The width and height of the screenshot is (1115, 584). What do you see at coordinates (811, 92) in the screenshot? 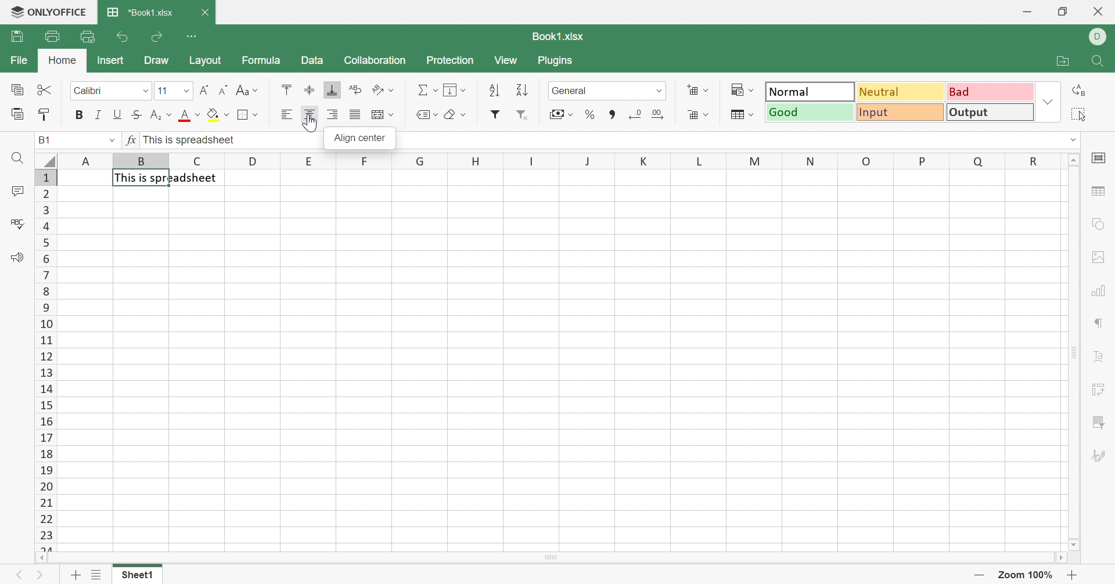
I see `Normal` at bounding box center [811, 92].